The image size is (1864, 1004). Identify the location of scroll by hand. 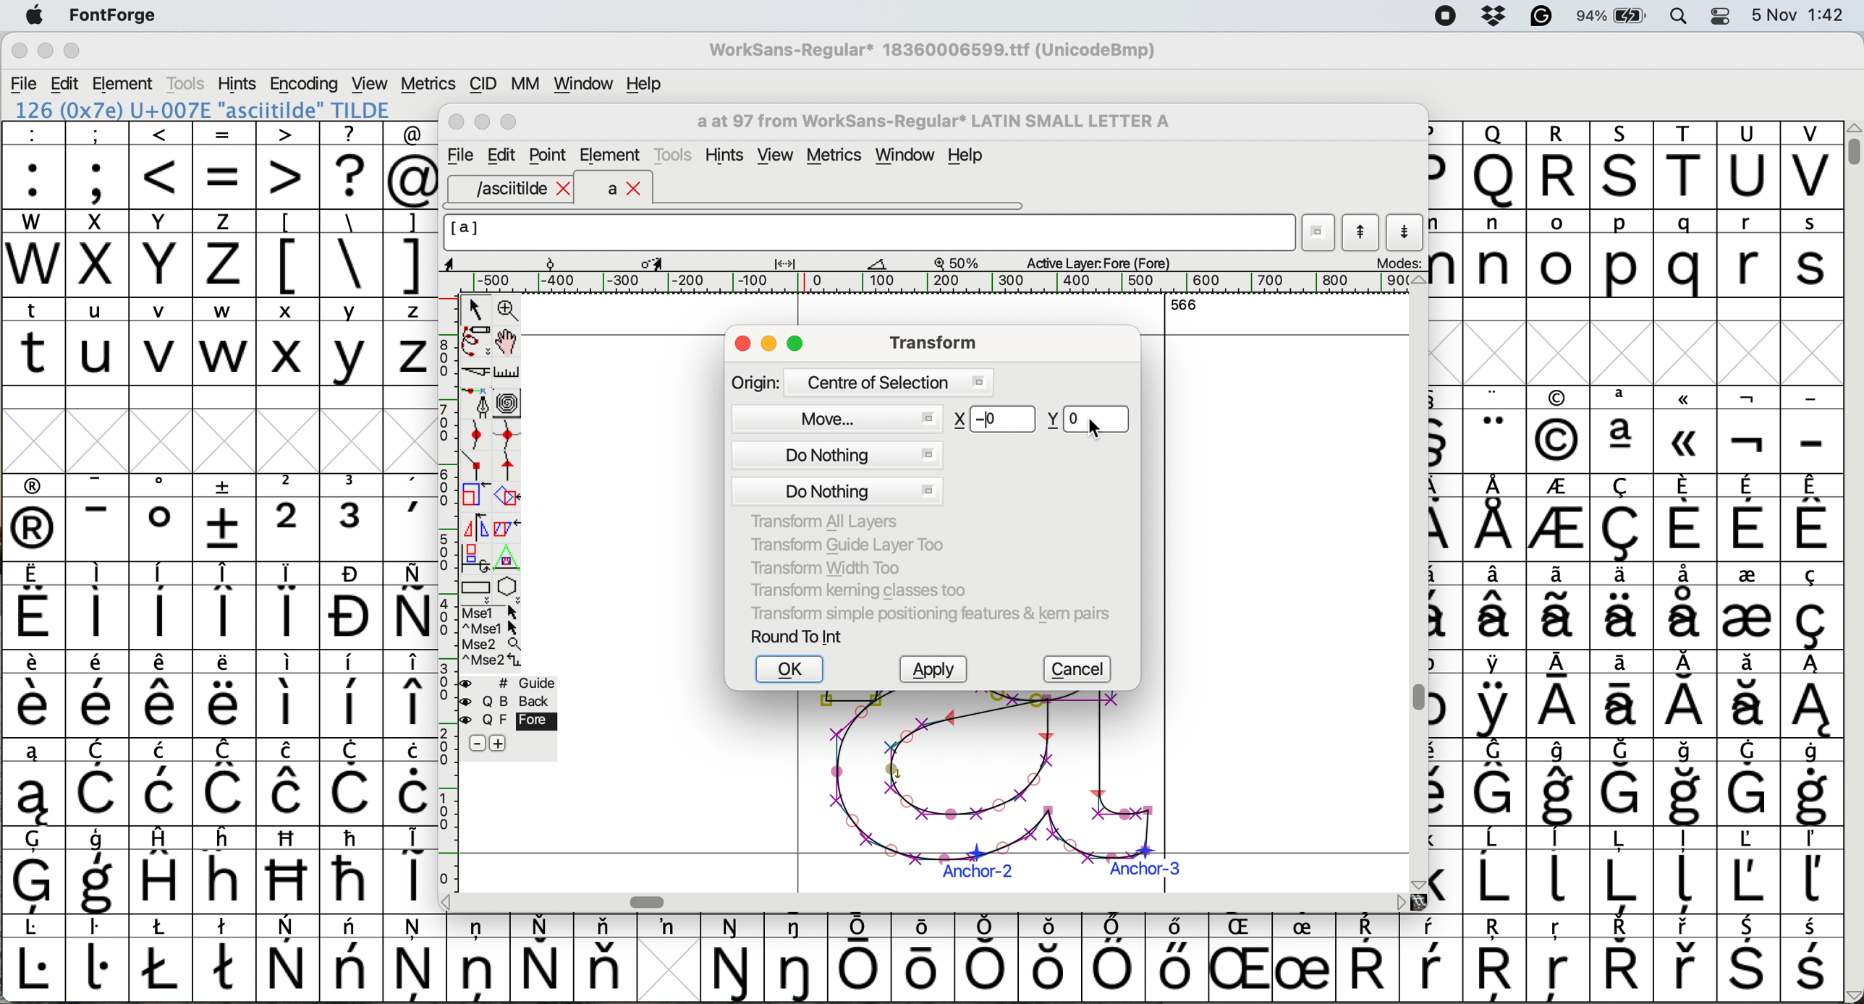
(508, 342).